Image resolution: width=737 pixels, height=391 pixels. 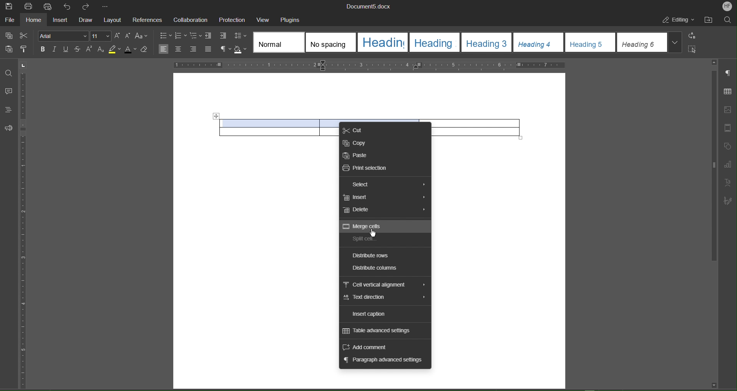 I want to click on Layout, so click(x=114, y=21).